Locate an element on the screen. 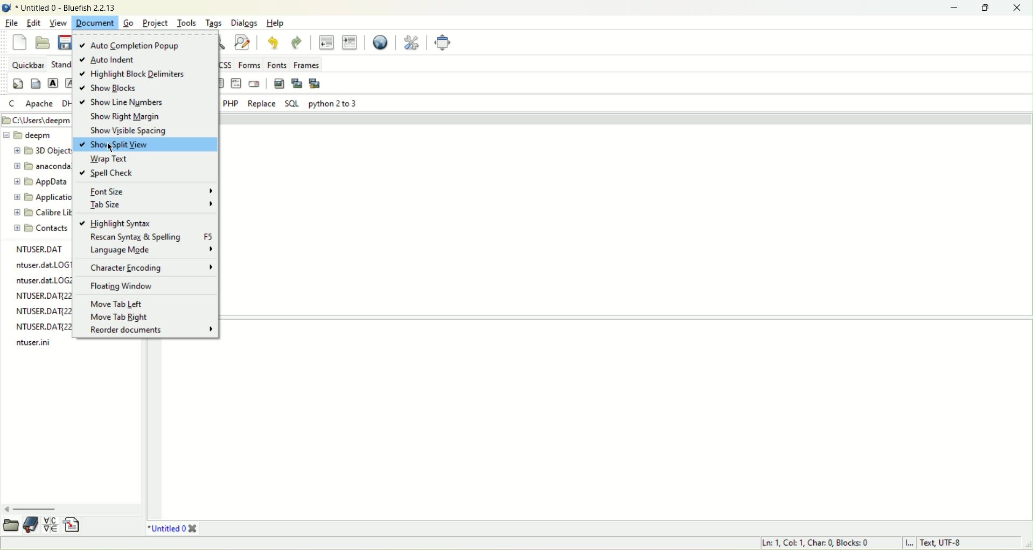  floating window is located at coordinates (120, 286).